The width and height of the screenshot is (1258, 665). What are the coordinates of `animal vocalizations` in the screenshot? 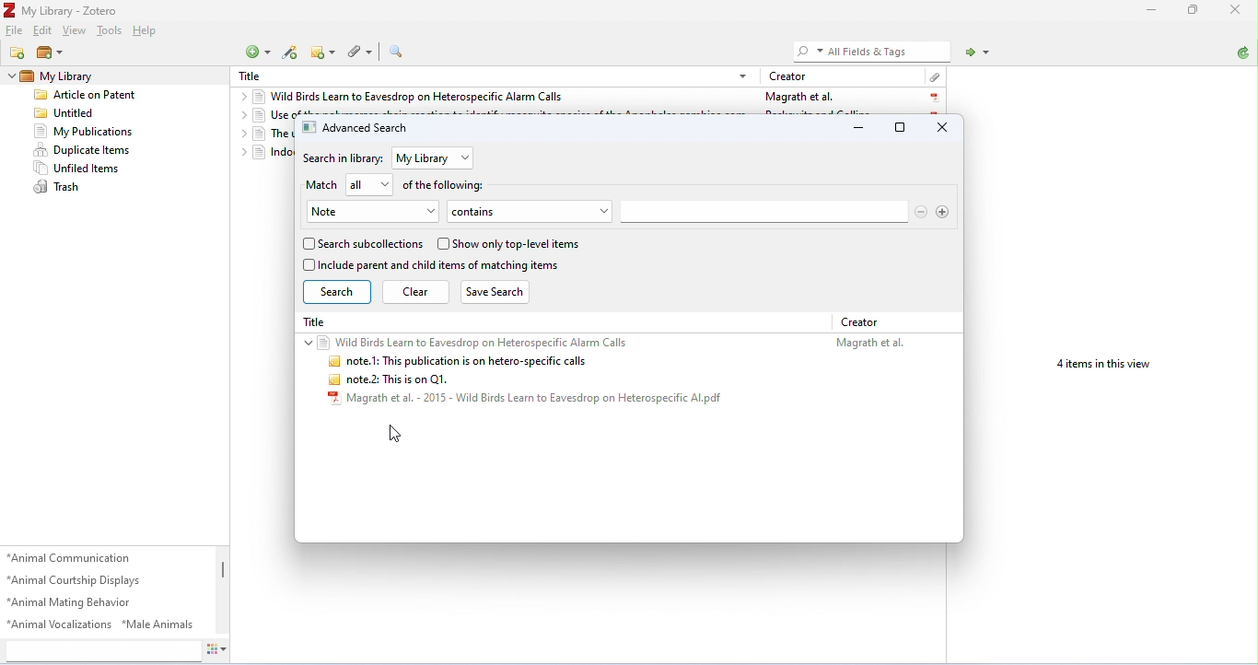 It's located at (60, 624).